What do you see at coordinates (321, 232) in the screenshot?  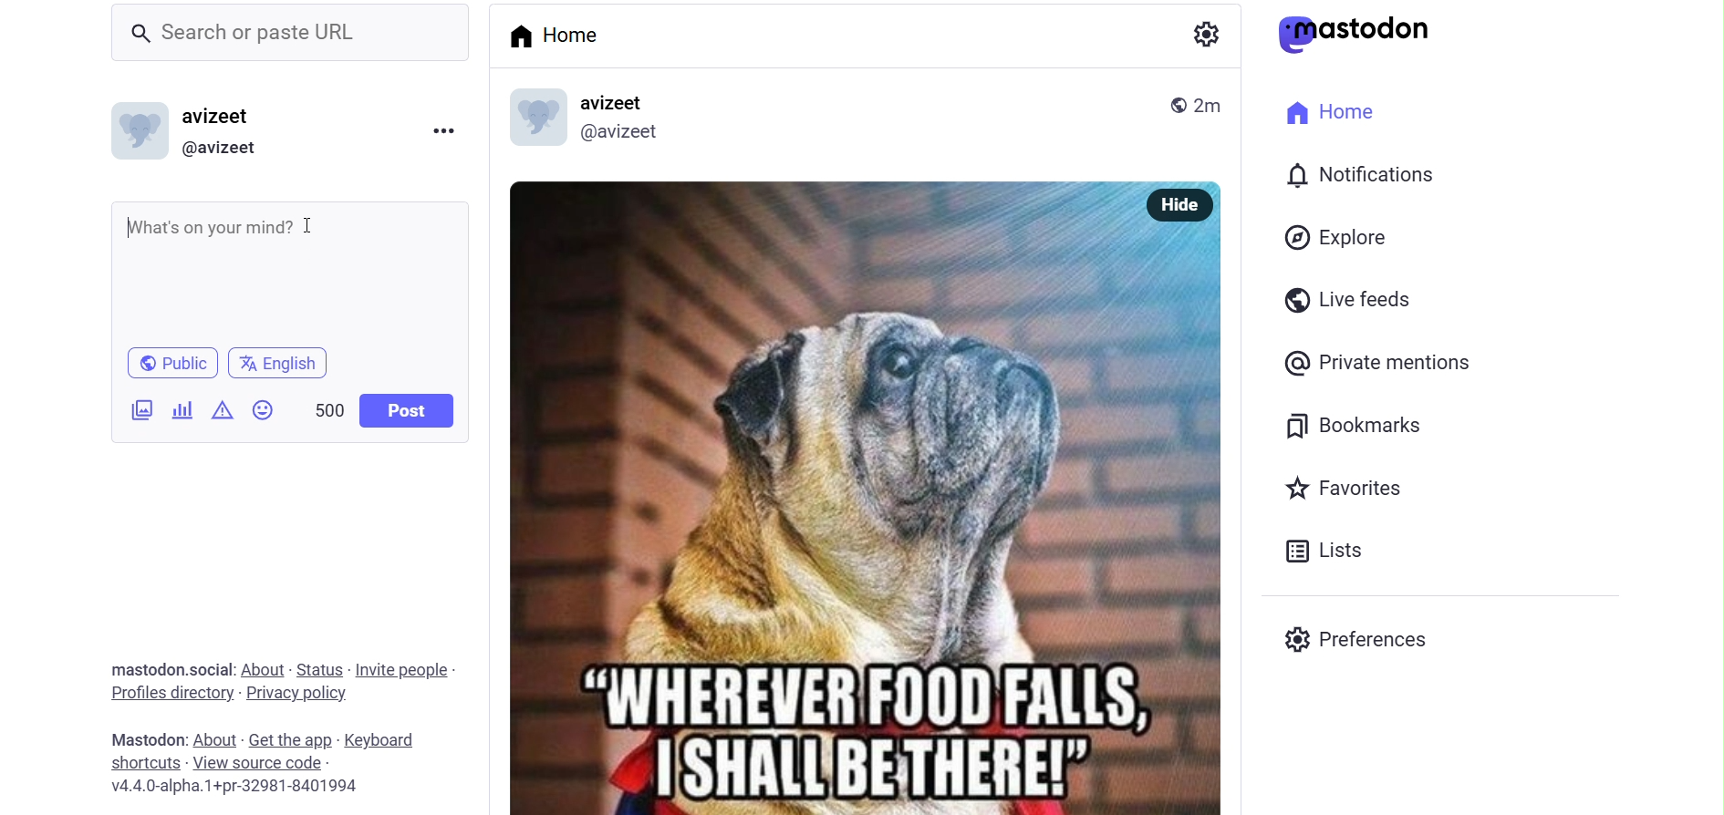 I see `cursor` at bounding box center [321, 232].